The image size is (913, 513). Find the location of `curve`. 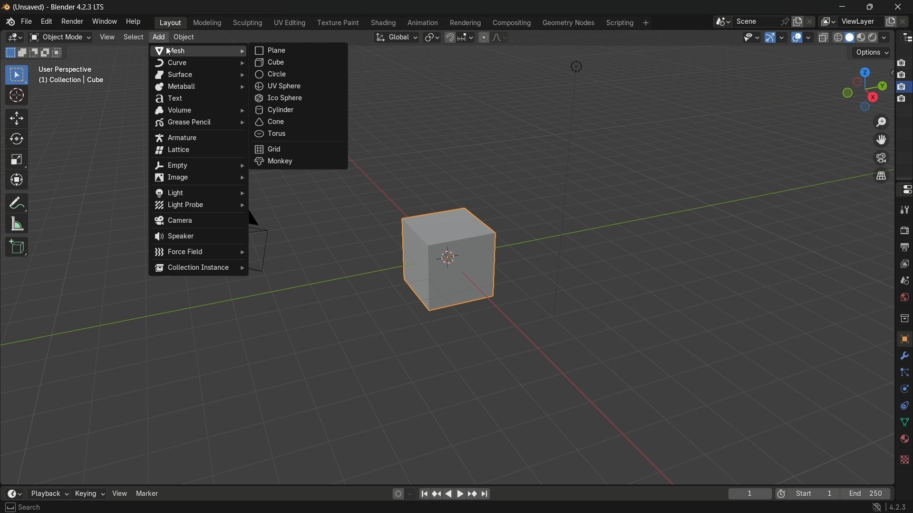

curve is located at coordinates (197, 63).